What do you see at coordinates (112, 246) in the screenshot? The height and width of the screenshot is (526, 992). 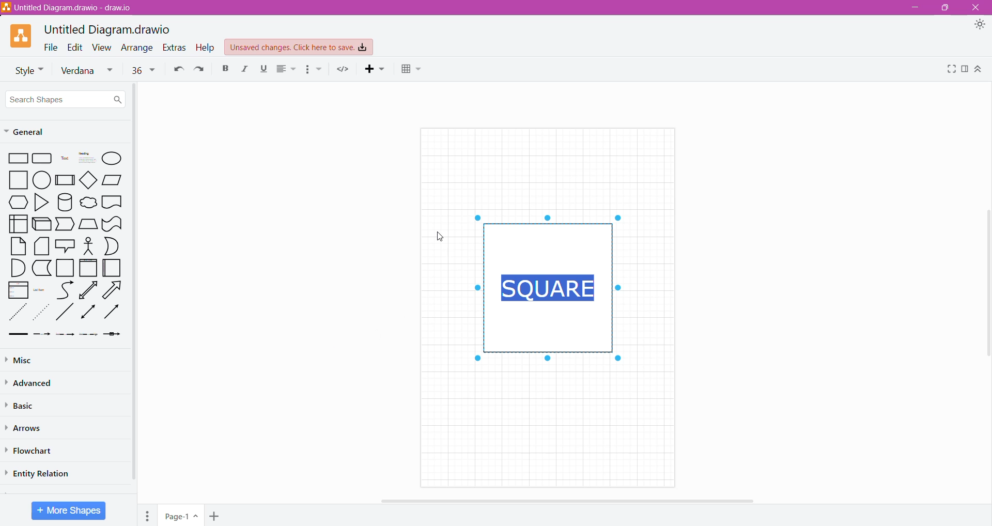 I see `Half Circle` at bounding box center [112, 246].